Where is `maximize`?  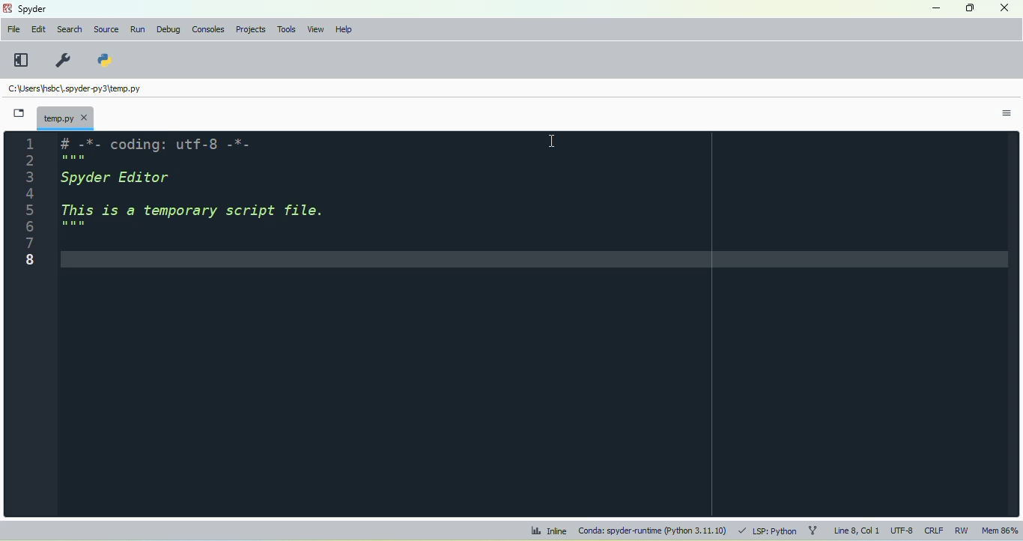
maximize is located at coordinates (970, 7).